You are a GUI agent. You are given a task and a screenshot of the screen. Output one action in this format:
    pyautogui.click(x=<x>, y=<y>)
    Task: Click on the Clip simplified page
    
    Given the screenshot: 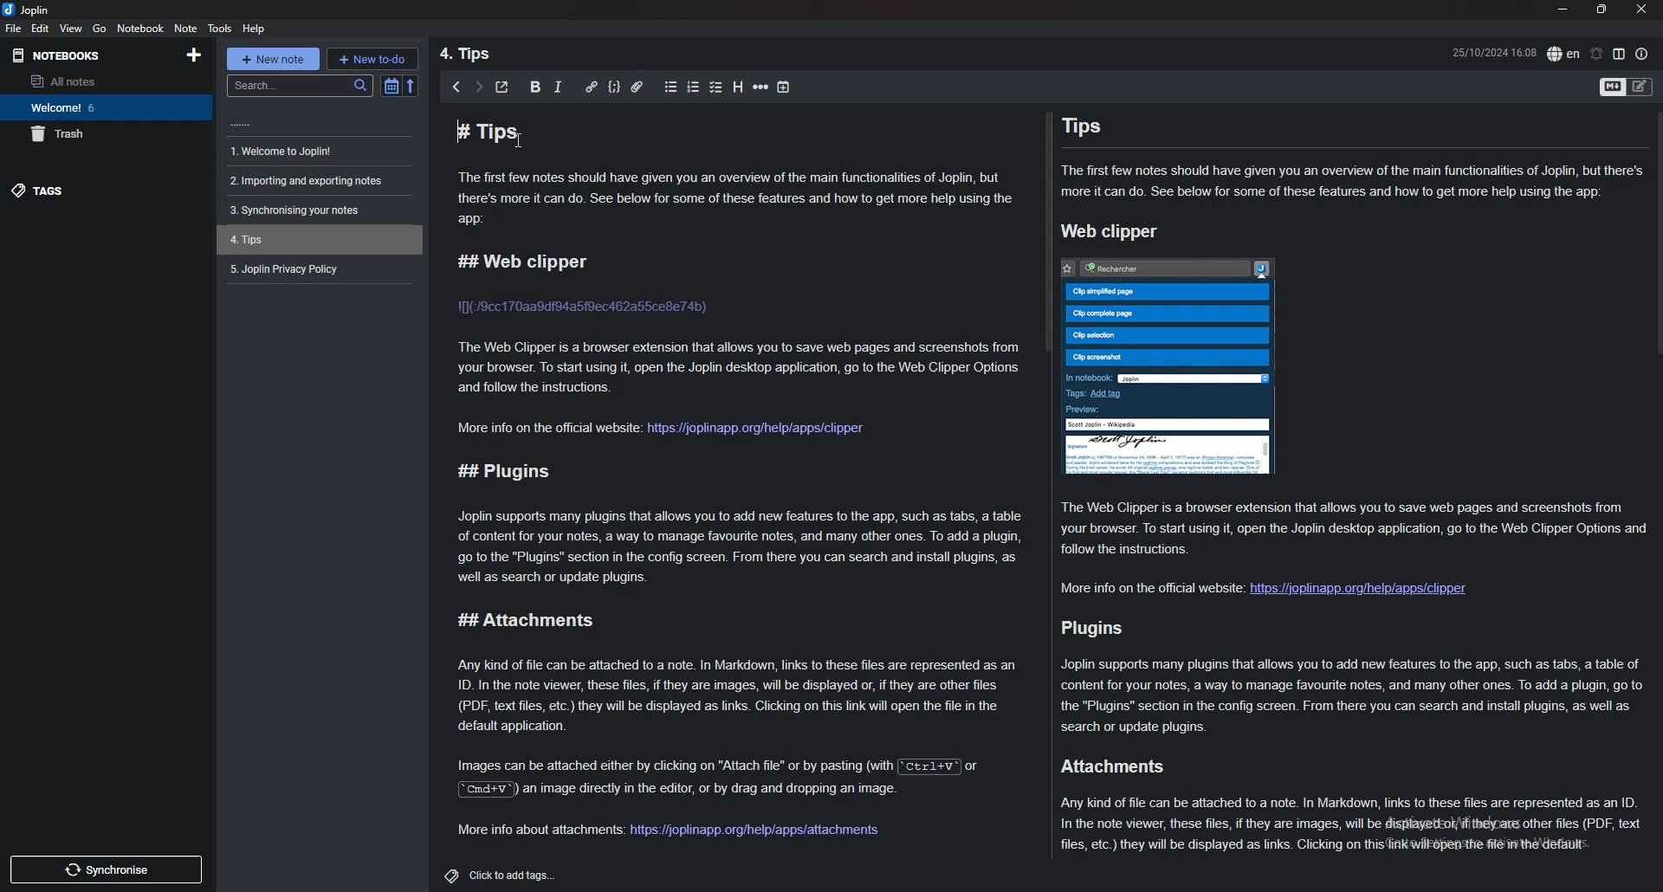 What is the action you would take?
    pyautogui.click(x=1165, y=291)
    